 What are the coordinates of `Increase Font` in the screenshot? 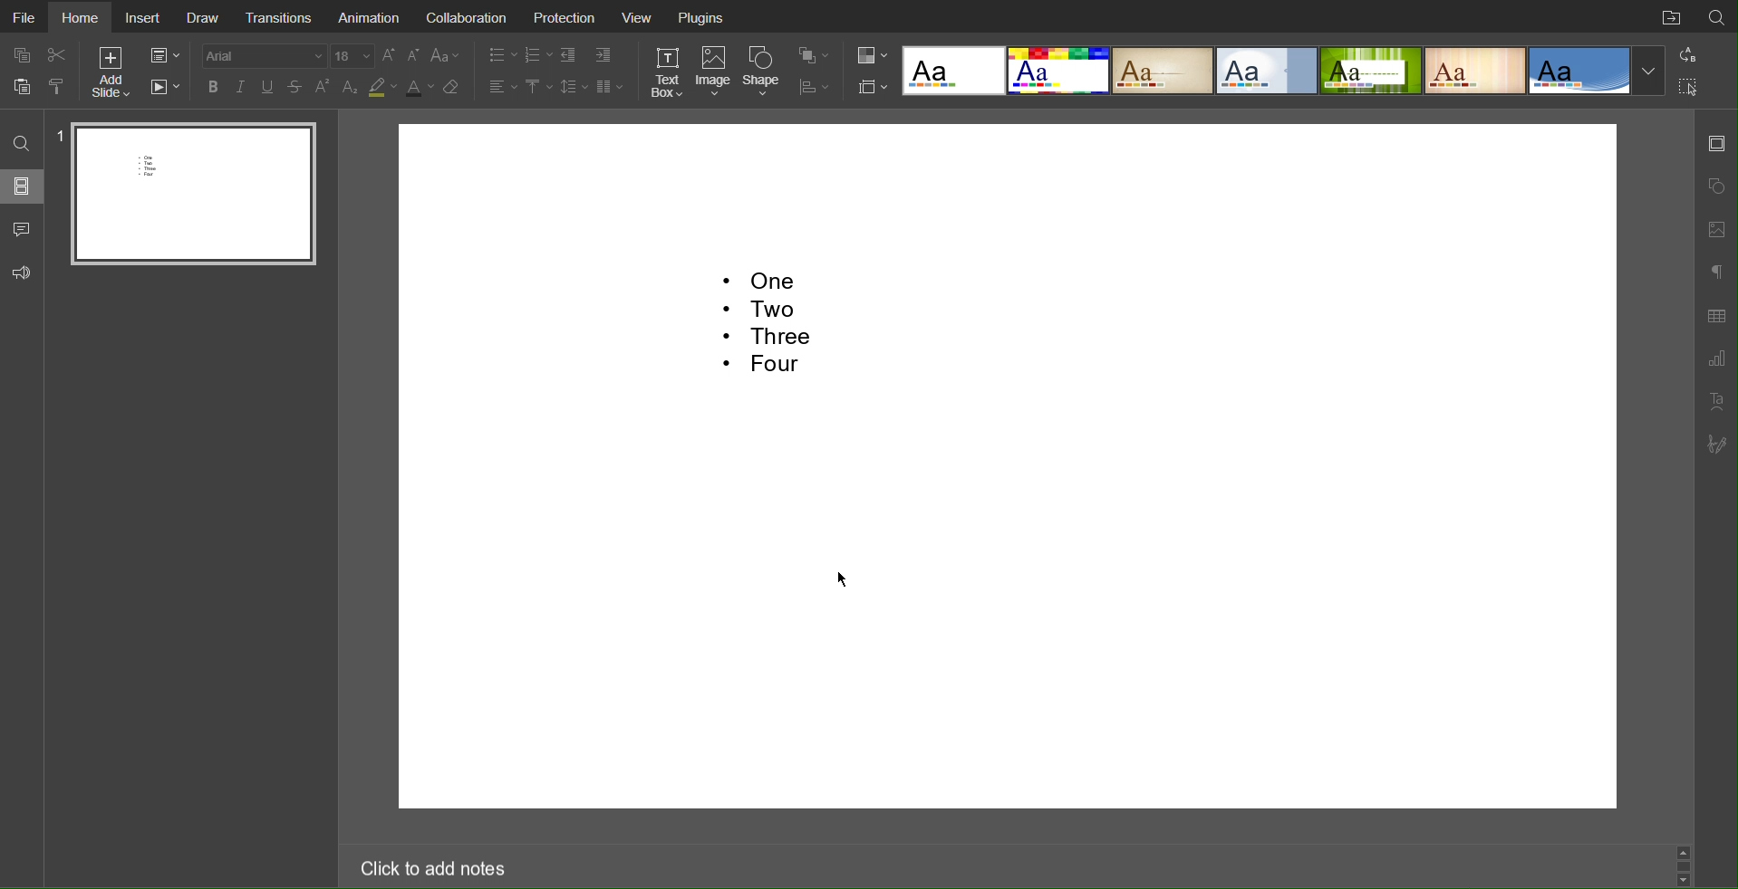 It's located at (389, 56).